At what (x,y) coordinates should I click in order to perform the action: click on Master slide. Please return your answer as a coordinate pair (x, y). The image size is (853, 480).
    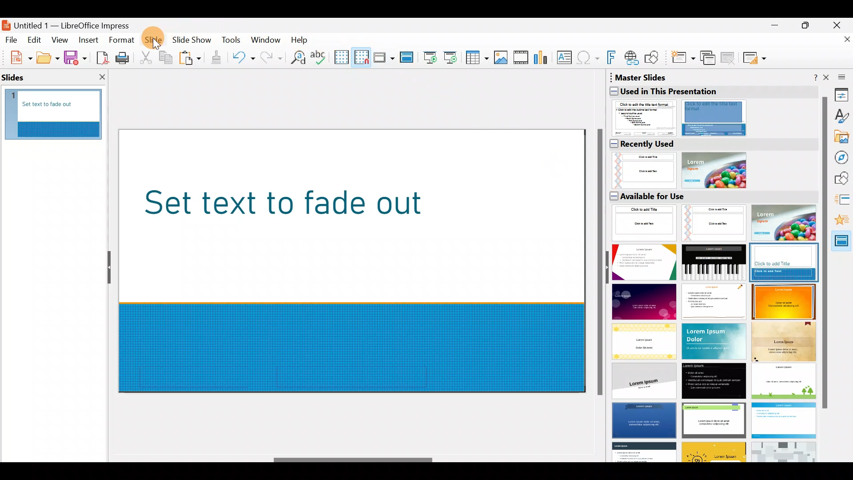
    Looking at the image, I should click on (408, 58).